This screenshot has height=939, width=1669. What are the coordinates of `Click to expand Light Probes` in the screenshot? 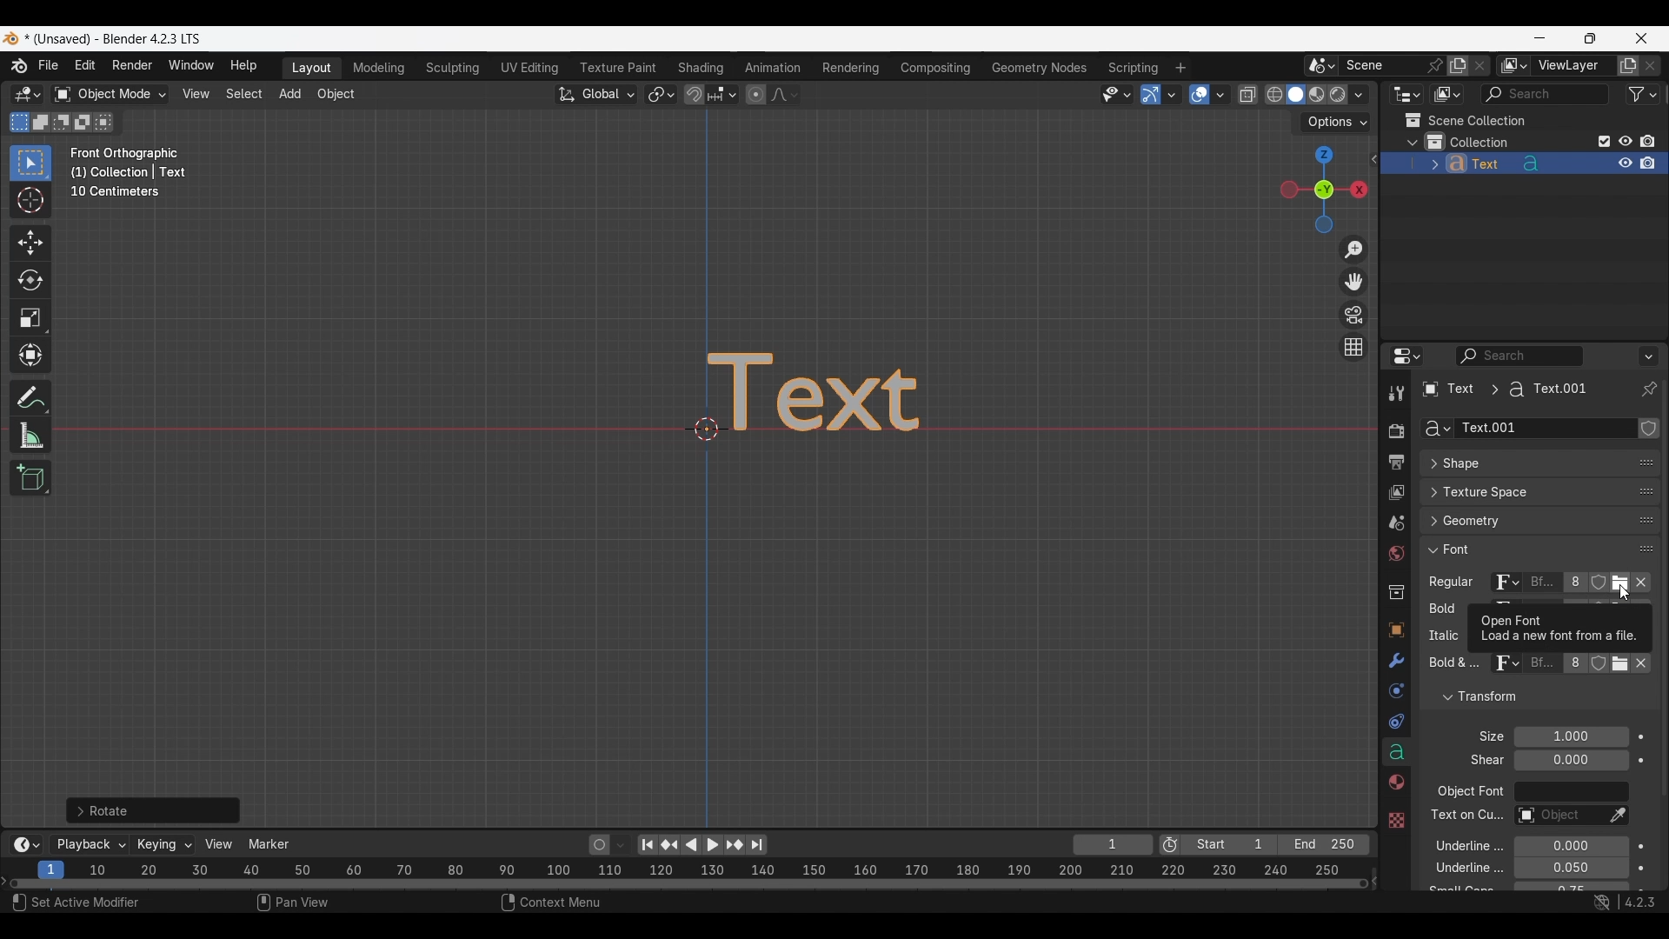 It's located at (1480, 736).